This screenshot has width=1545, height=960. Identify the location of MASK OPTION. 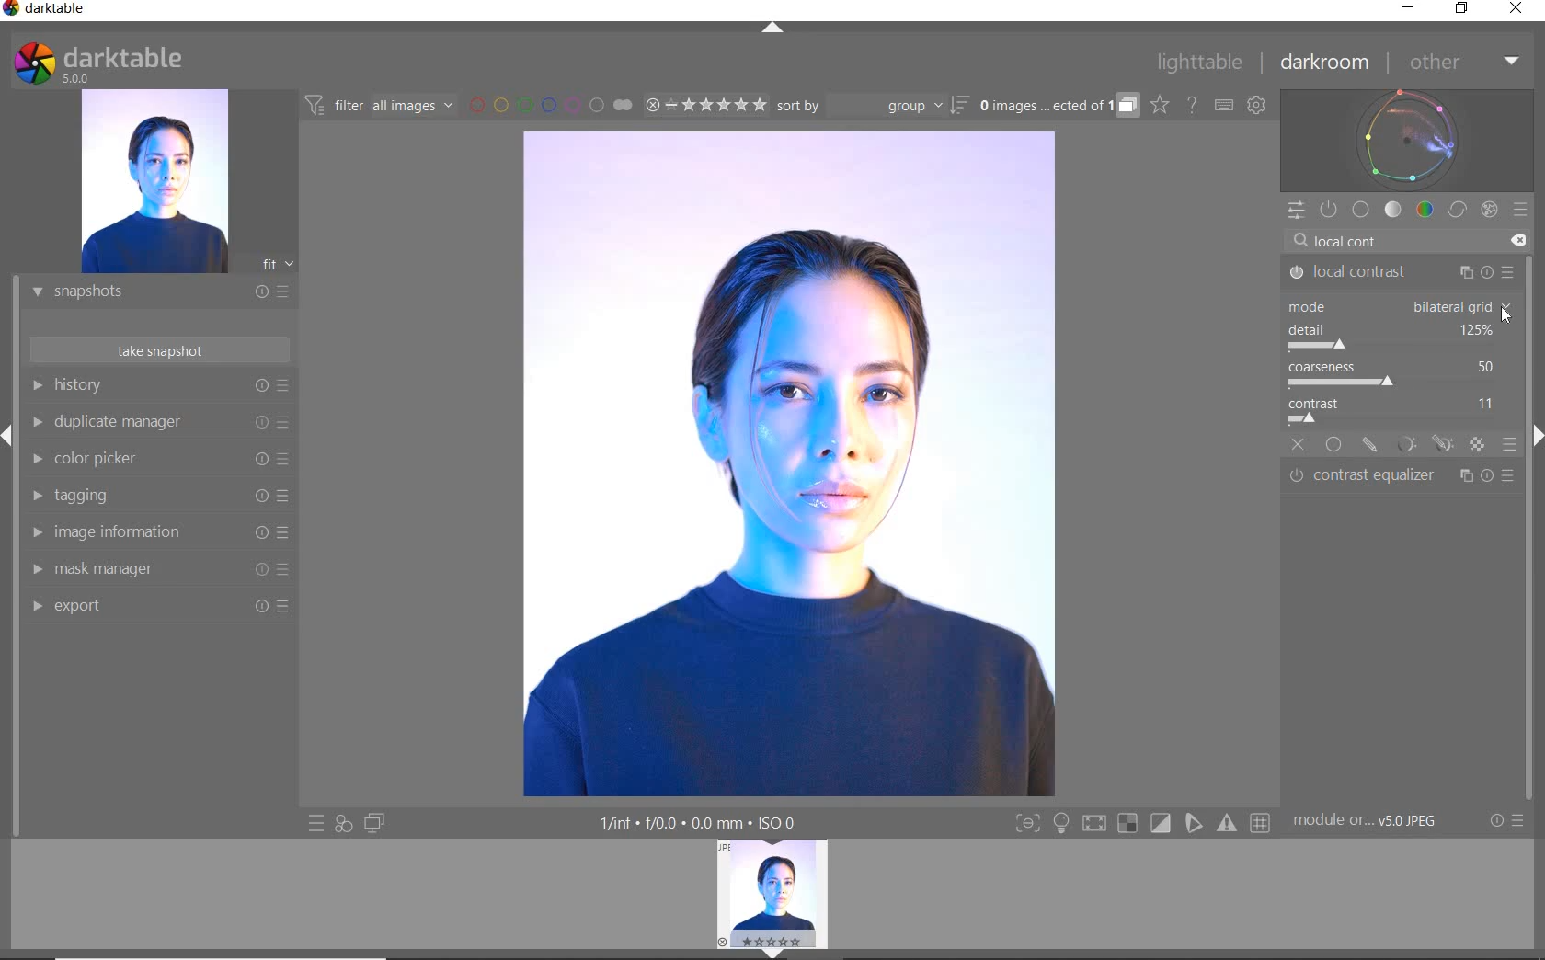
(1369, 446).